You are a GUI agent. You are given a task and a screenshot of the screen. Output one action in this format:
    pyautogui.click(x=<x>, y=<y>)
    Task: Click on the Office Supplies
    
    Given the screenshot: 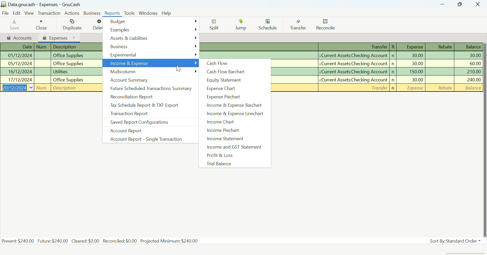 What is the action you would take?
    pyautogui.click(x=50, y=63)
    